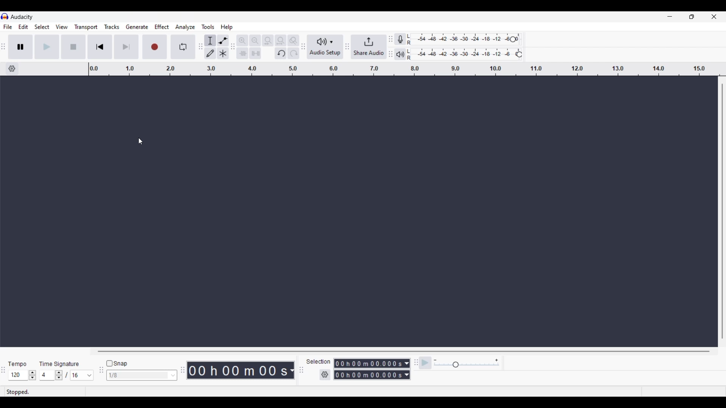  Describe the element at coordinates (112, 27) in the screenshot. I see `Tracks menu` at that location.